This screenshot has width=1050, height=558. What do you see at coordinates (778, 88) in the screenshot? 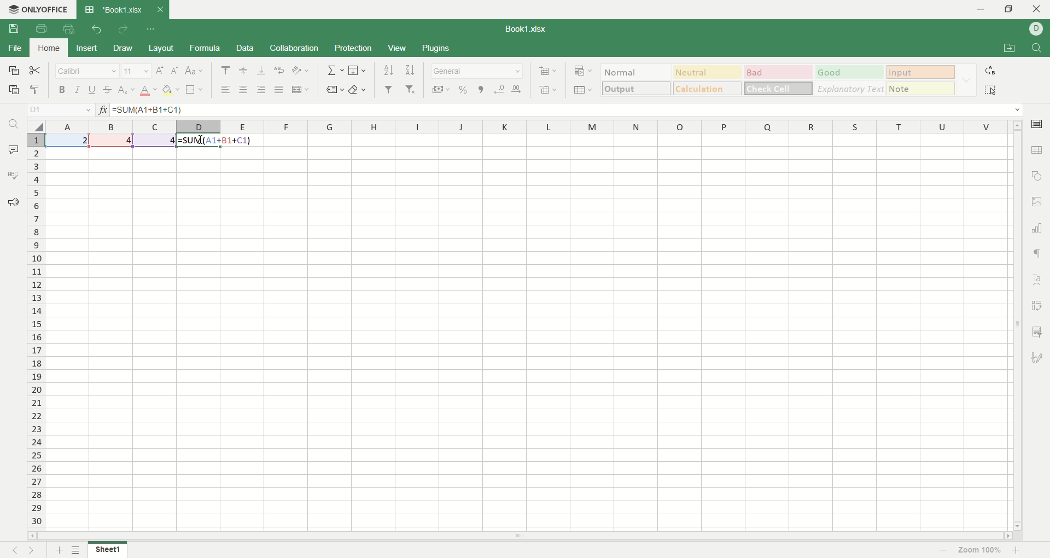
I see `check cell` at bounding box center [778, 88].